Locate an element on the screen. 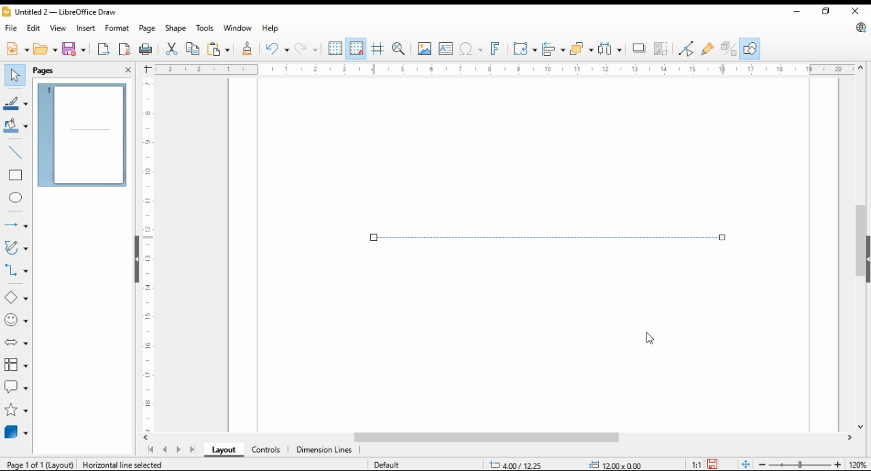 This screenshot has height=471, width=871. stars and banners is located at coordinates (16, 410).